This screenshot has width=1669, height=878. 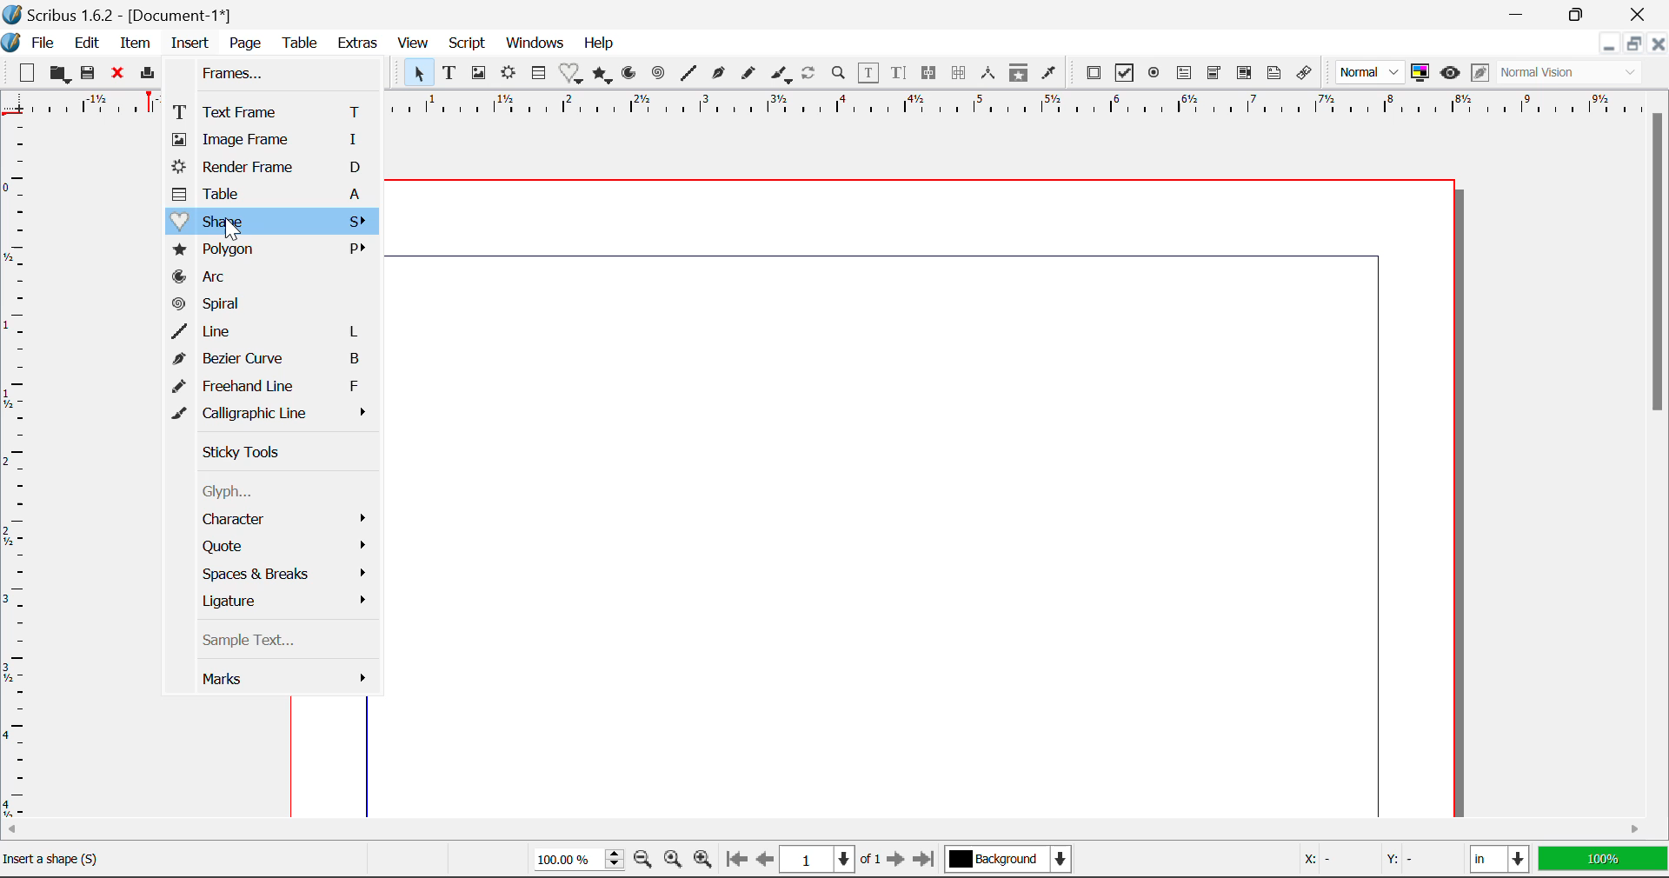 I want to click on New, so click(x=27, y=76).